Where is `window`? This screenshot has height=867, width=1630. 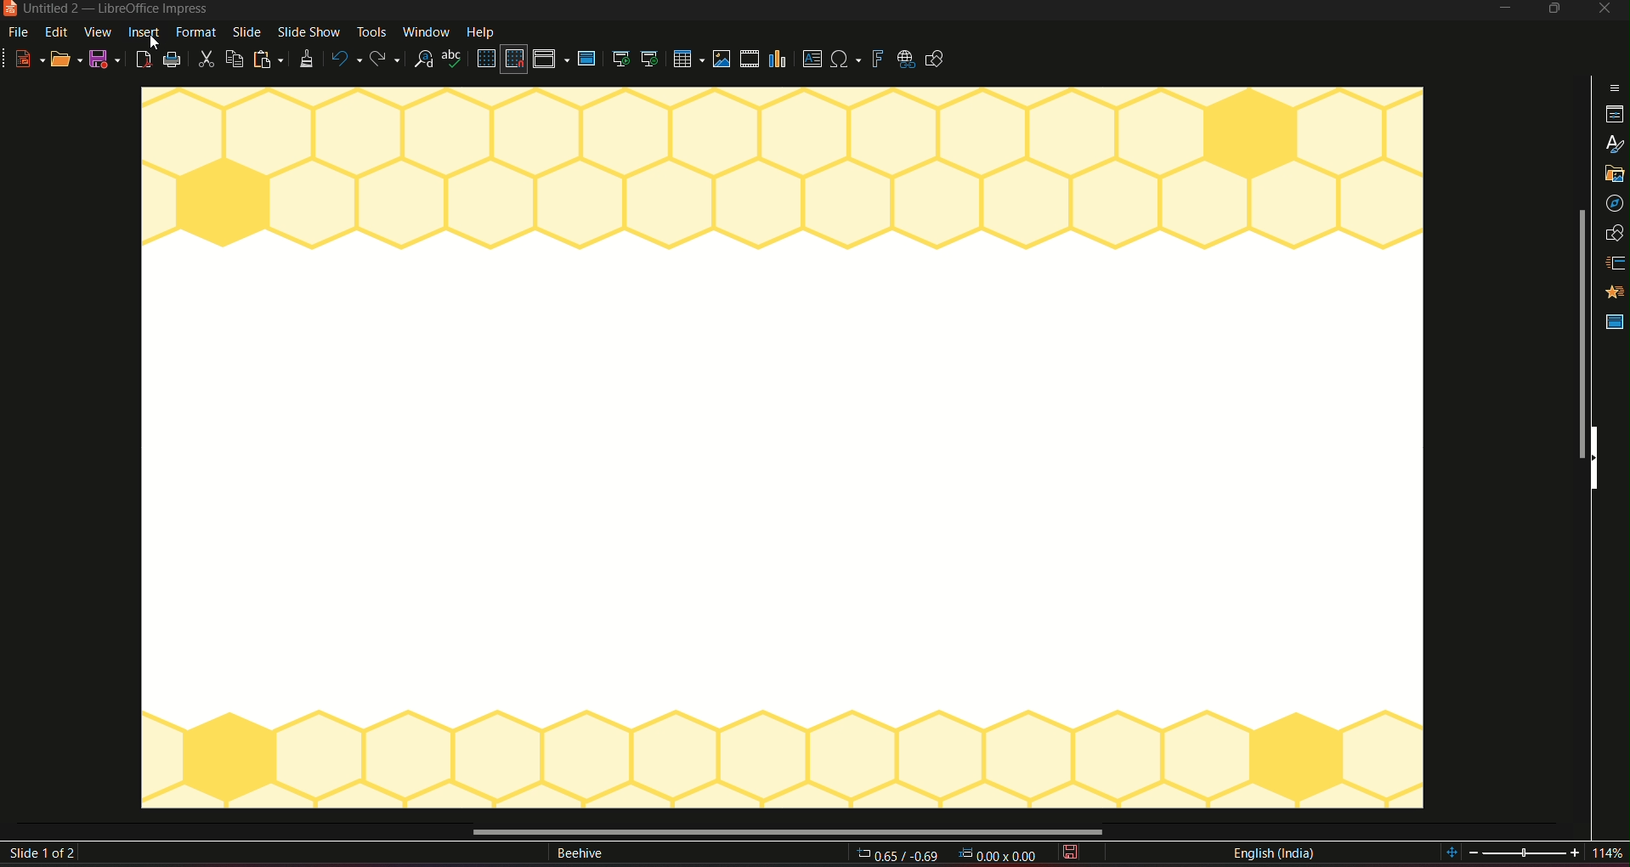
window is located at coordinates (426, 31).